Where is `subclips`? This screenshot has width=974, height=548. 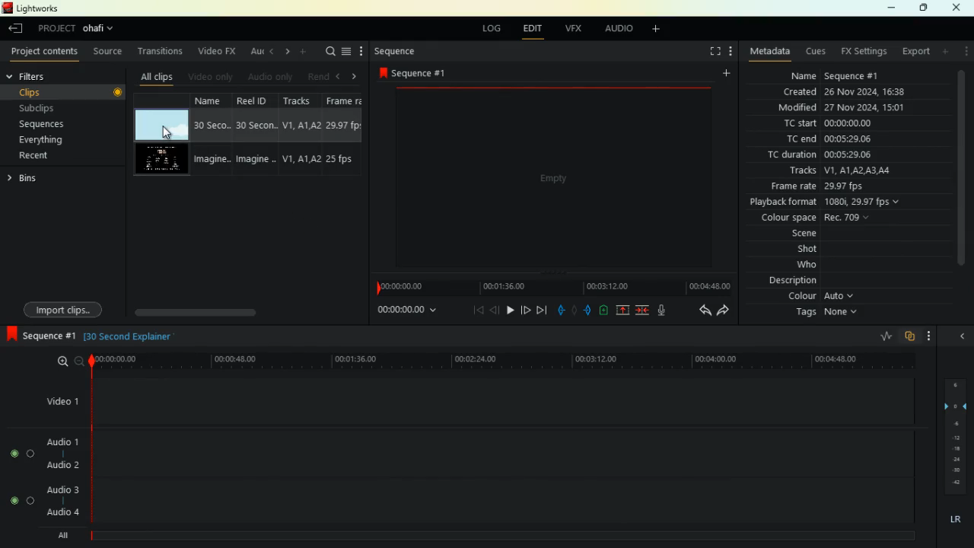 subclips is located at coordinates (49, 110).